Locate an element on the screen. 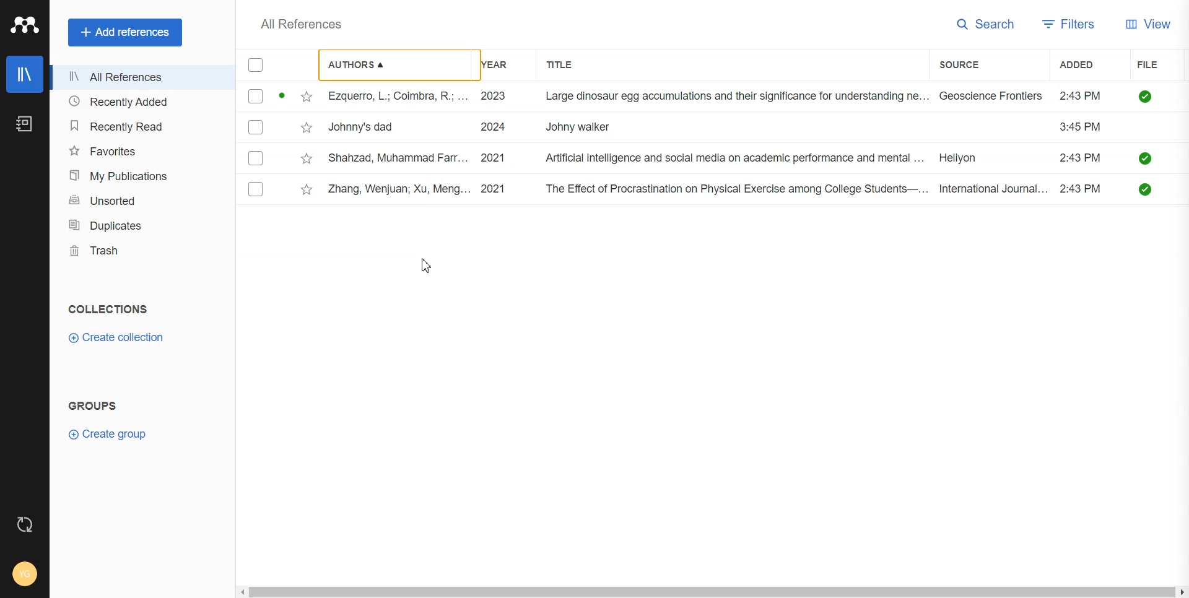 Image resolution: width=1189 pixels, height=598 pixels. Horizontal Scroll bar is located at coordinates (712, 592).